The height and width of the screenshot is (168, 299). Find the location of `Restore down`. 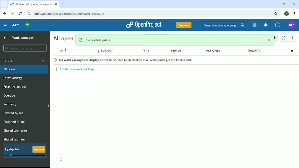

Restore down is located at coordinates (284, 4).